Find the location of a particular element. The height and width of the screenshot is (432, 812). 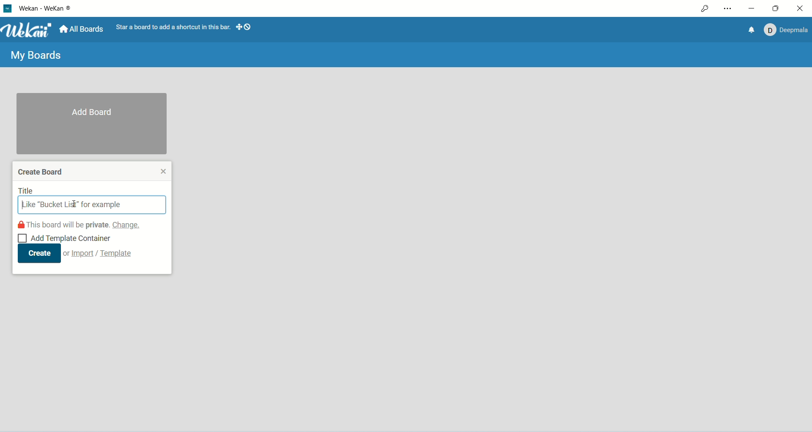

all boards is located at coordinates (83, 29).